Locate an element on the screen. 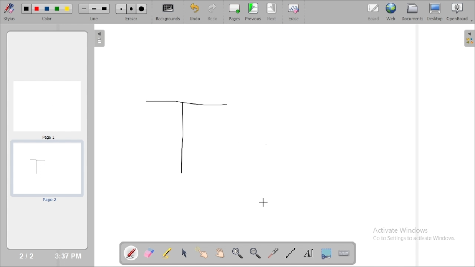 The image size is (475, 267). 3:37 PM is located at coordinates (68, 256).